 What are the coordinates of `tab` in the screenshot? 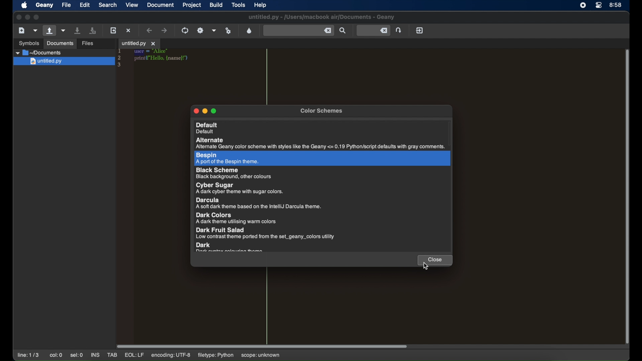 It's located at (113, 355).